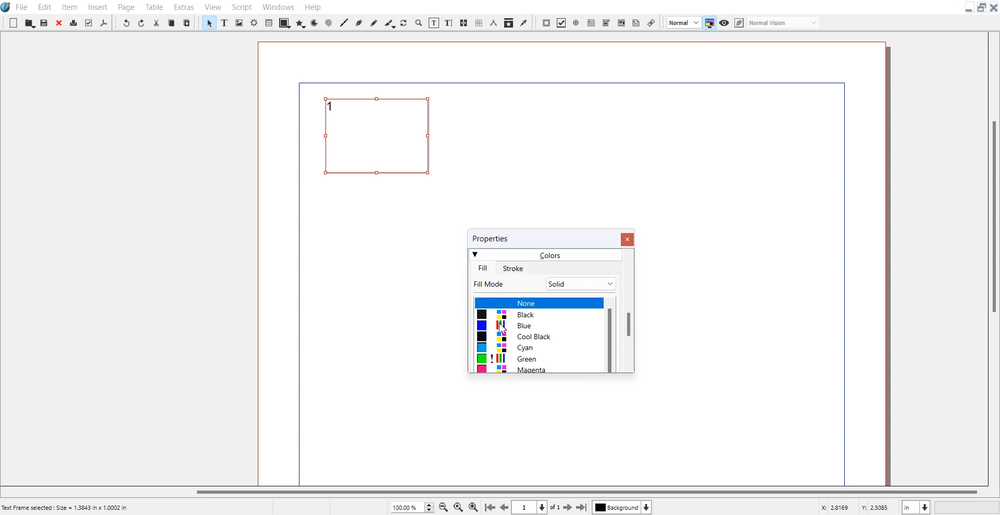  Describe the element at coordinates (89, 22) in the screenshot. I see `Preflight verifier` at that location.